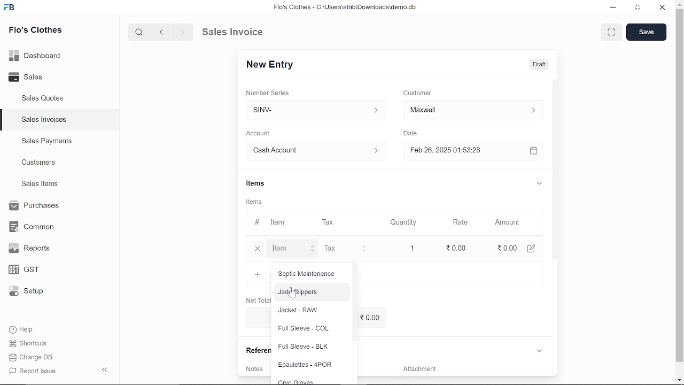 The width and height of the screenshot is (684, 385). I want to click on vertical scrollbar, so click(354, 304).